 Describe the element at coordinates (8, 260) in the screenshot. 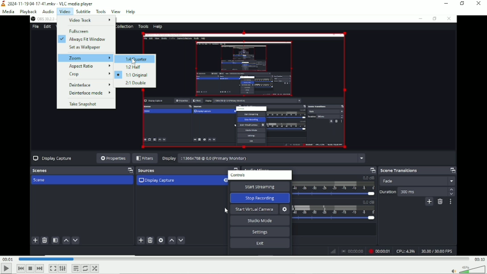

I see `Elapsed time` at that location.